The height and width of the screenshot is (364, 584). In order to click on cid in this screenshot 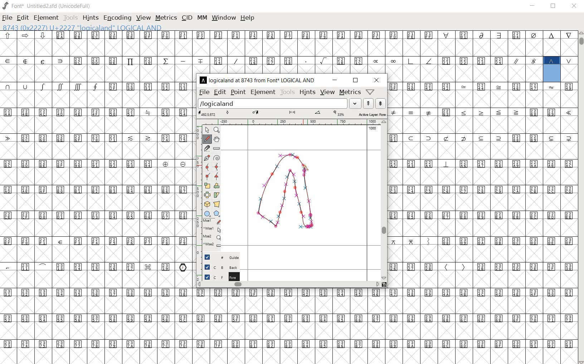, I will do `click(187, 17)`.